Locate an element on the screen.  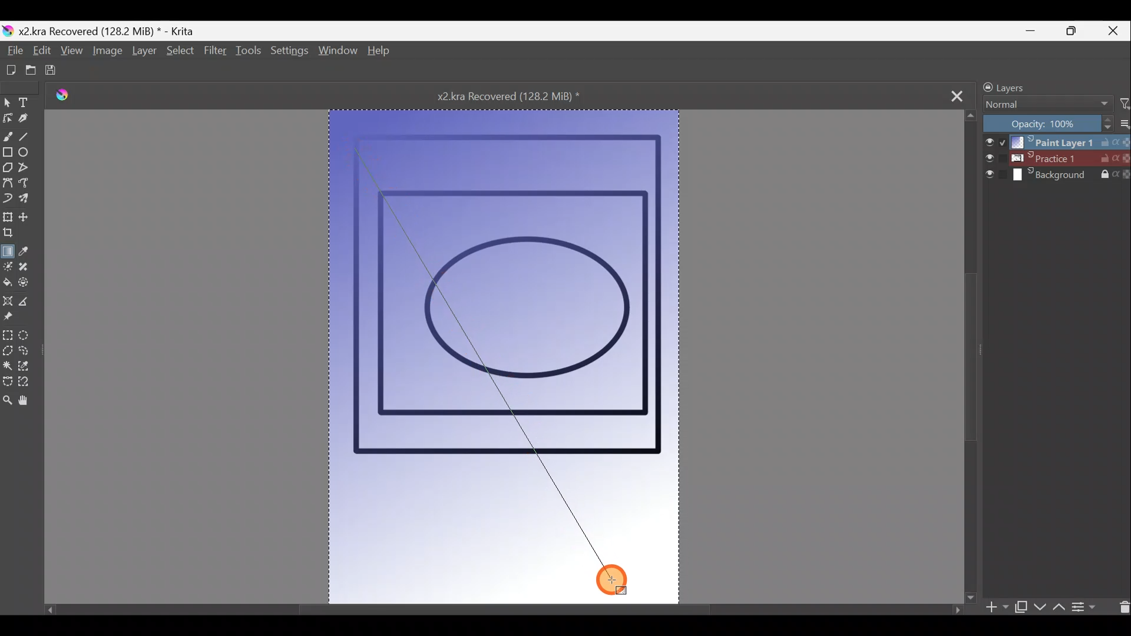
Sample a colour from the image/current layer is located at coordinates (27, 251).